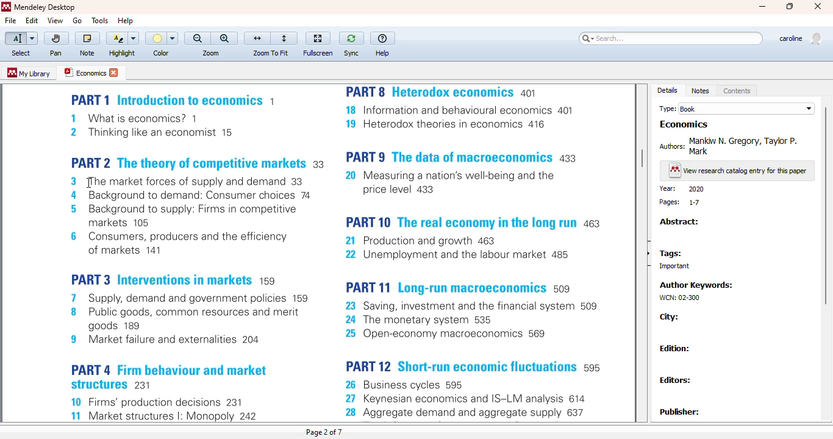 This screenshot has width=833, height=439. What do you see at coordinates (760, 8) in the screenshot?
I see `minimize` at bounding box center [760, 8].